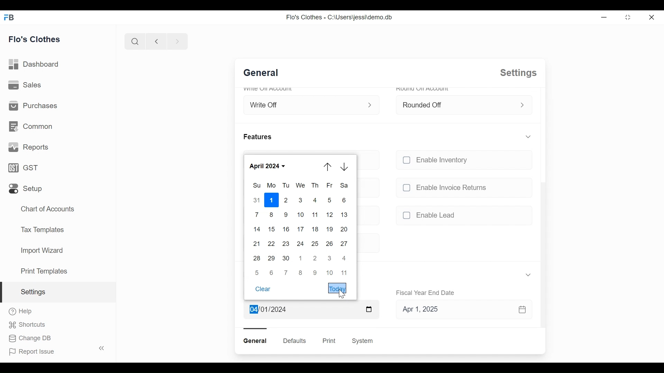  I want to click on 31, so click(257, 200).